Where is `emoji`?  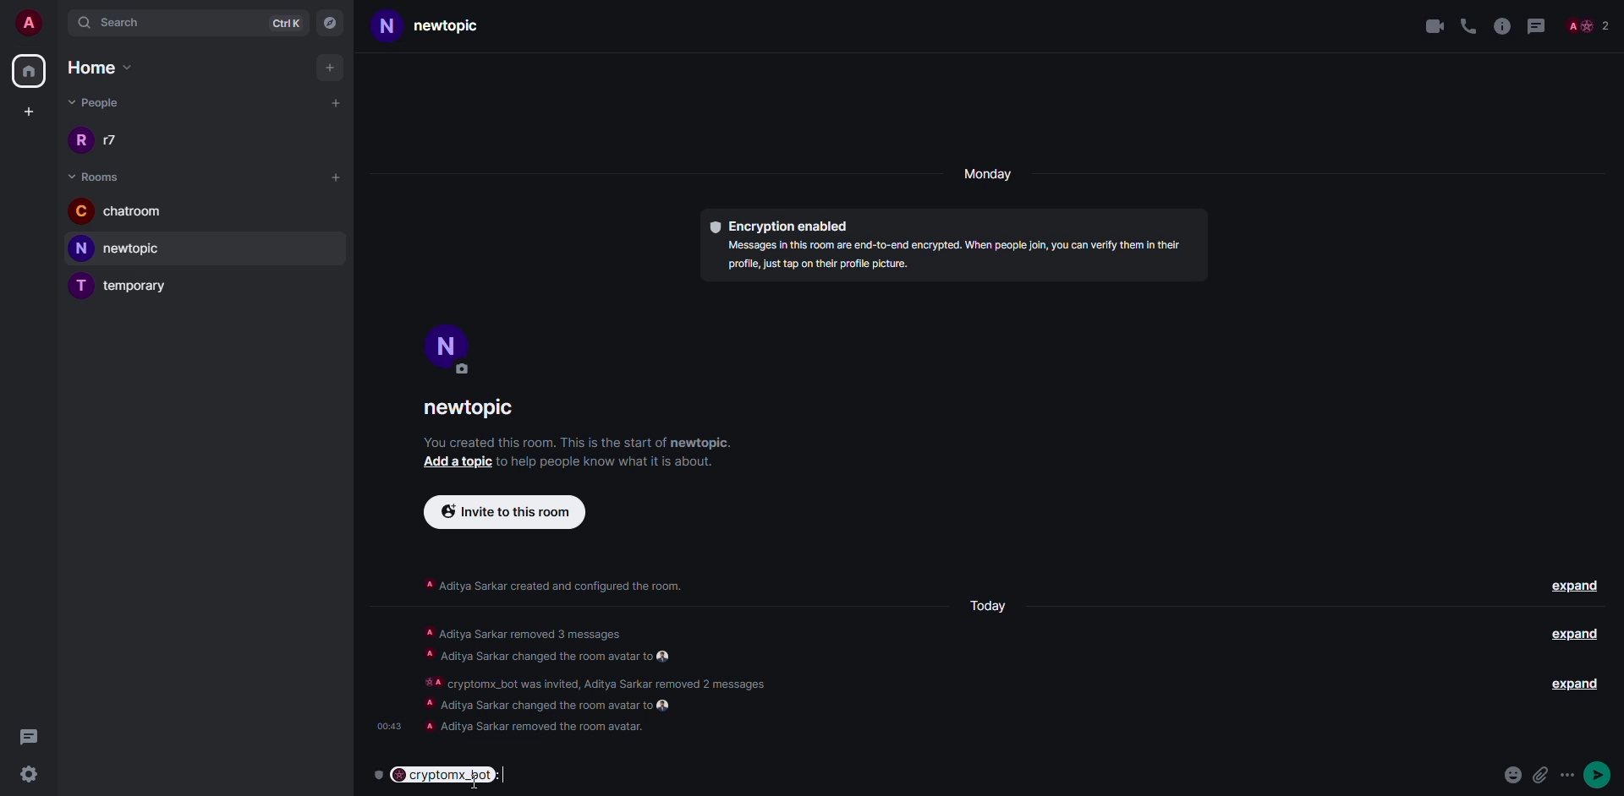
emoji is located at coordinates (1516, 776).